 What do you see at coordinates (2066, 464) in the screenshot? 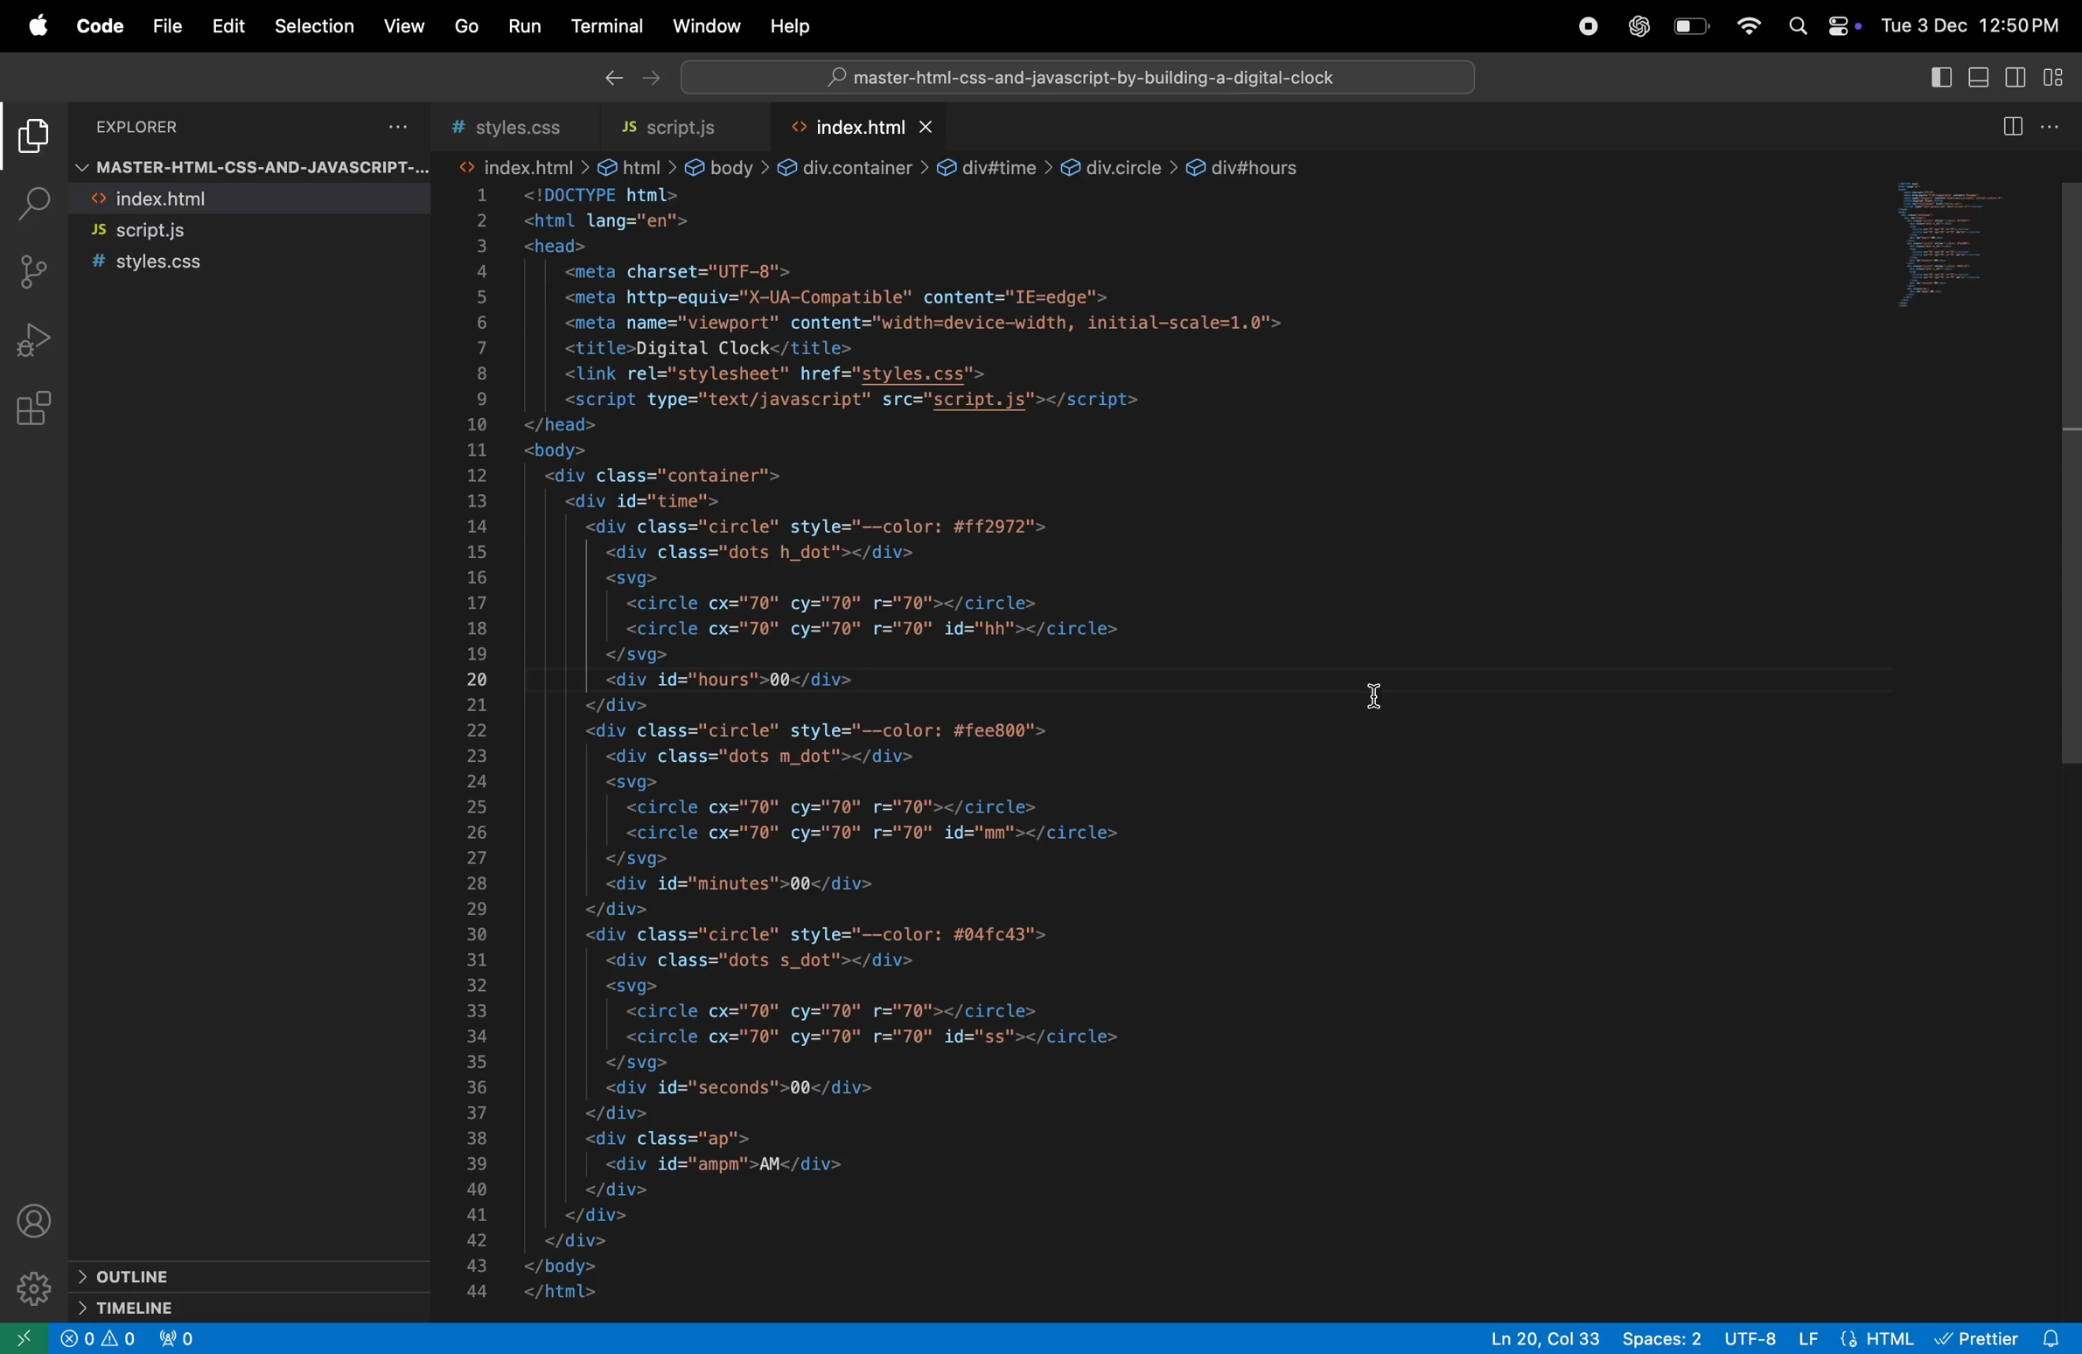
I see `vertical scroll bar` at bounding box center [2066, 464].